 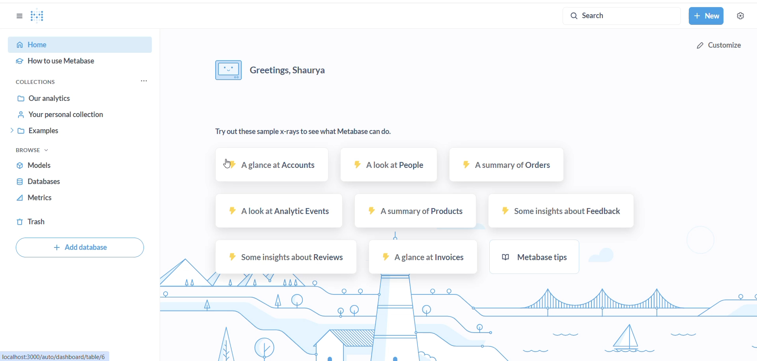 I want to click on some insights about reviews sample, so click(x=280, y=259).